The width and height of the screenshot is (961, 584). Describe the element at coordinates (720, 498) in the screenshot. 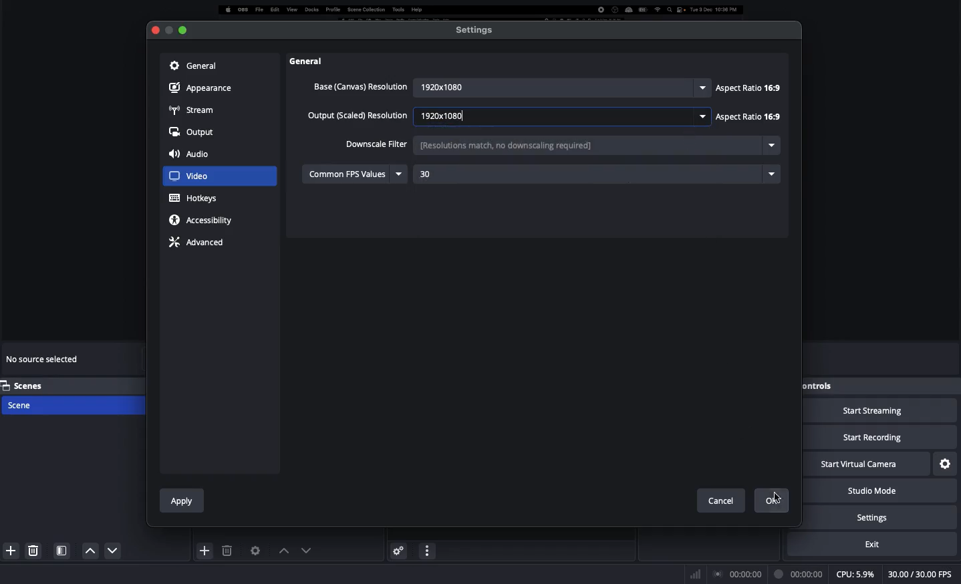

I see `Cancel` at that location.